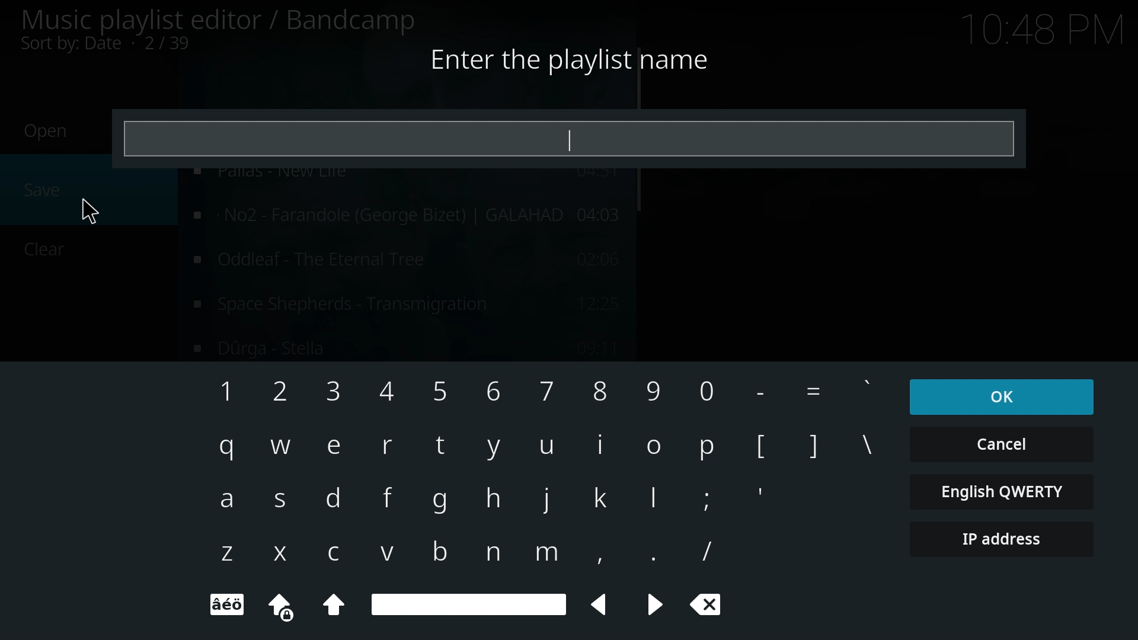 This screenshot has width=1138, height=640. I want to click on music playlist editor/bandicamp, so click(222, 28).